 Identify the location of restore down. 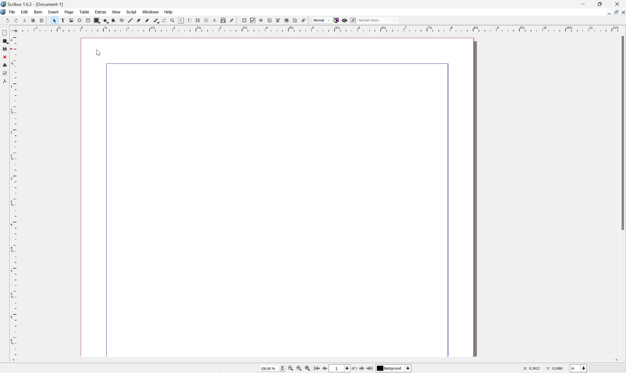
(615, 13).